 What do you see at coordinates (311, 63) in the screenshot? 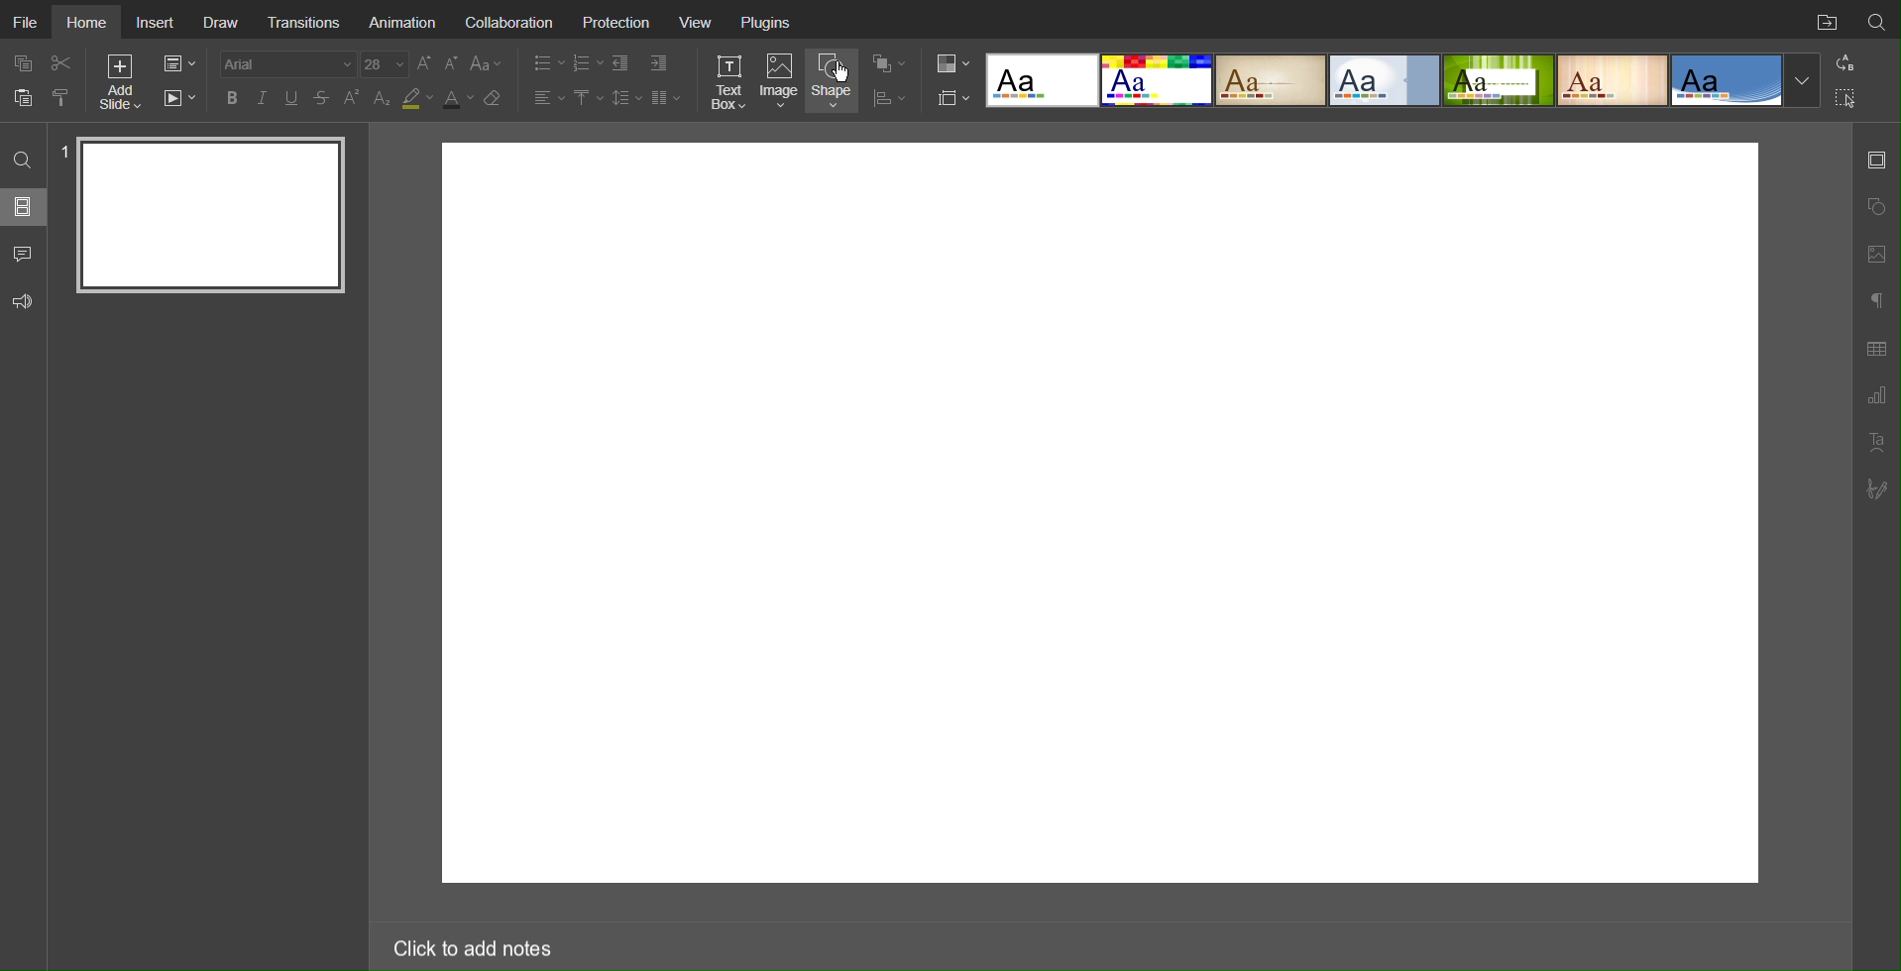
I see `Font Settings` at bounding box center [311, 63].